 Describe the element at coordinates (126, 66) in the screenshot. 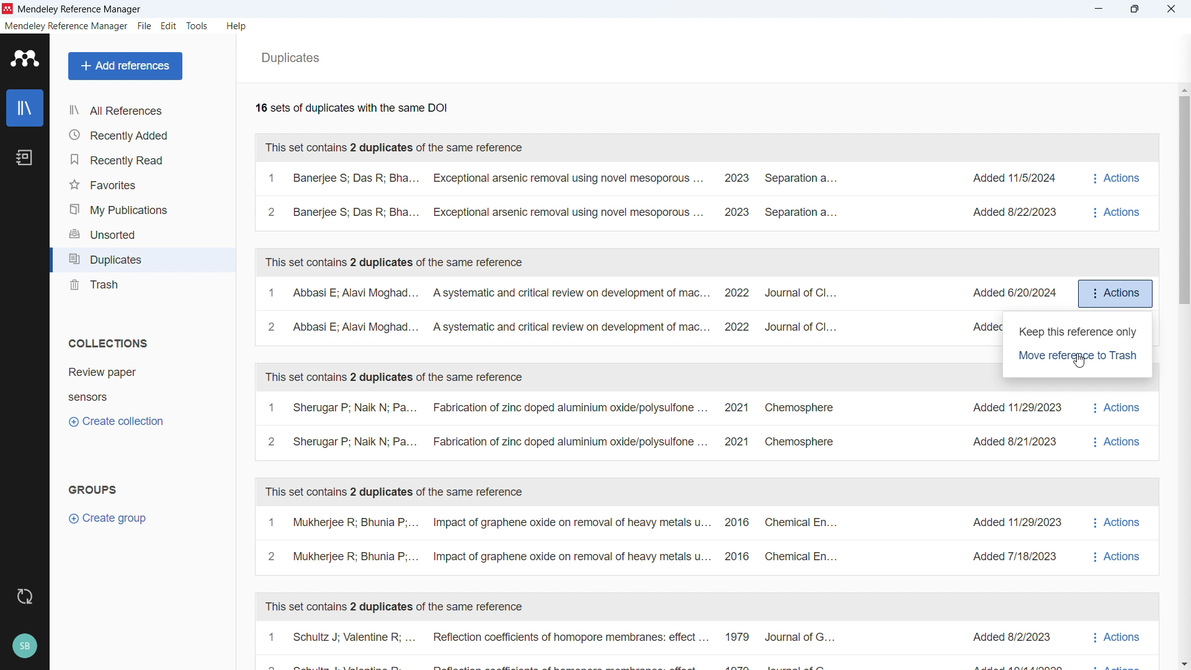

I see `Add references` at that location.